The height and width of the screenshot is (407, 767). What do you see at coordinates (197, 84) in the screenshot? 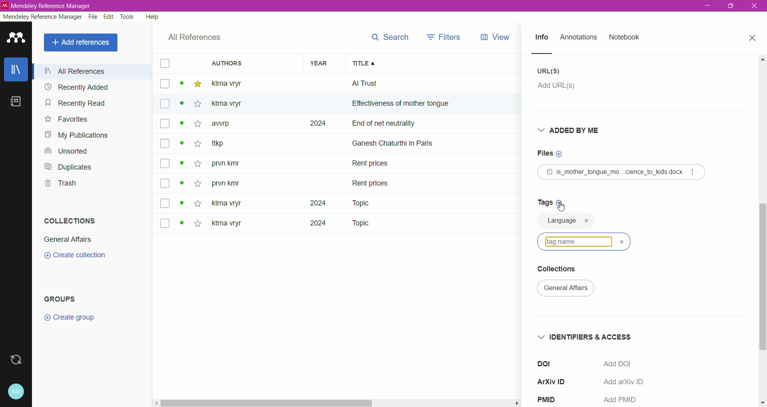
I see `star` at bounding box center [197, 84].